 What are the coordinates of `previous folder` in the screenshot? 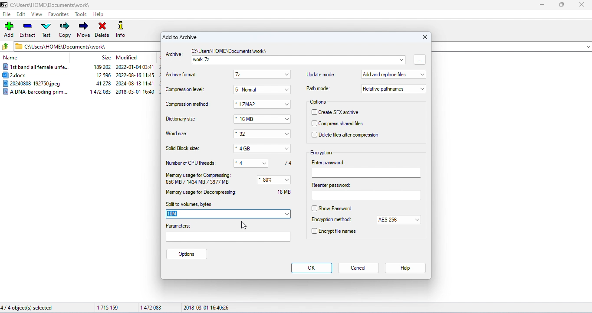 It's located at (6, 46).